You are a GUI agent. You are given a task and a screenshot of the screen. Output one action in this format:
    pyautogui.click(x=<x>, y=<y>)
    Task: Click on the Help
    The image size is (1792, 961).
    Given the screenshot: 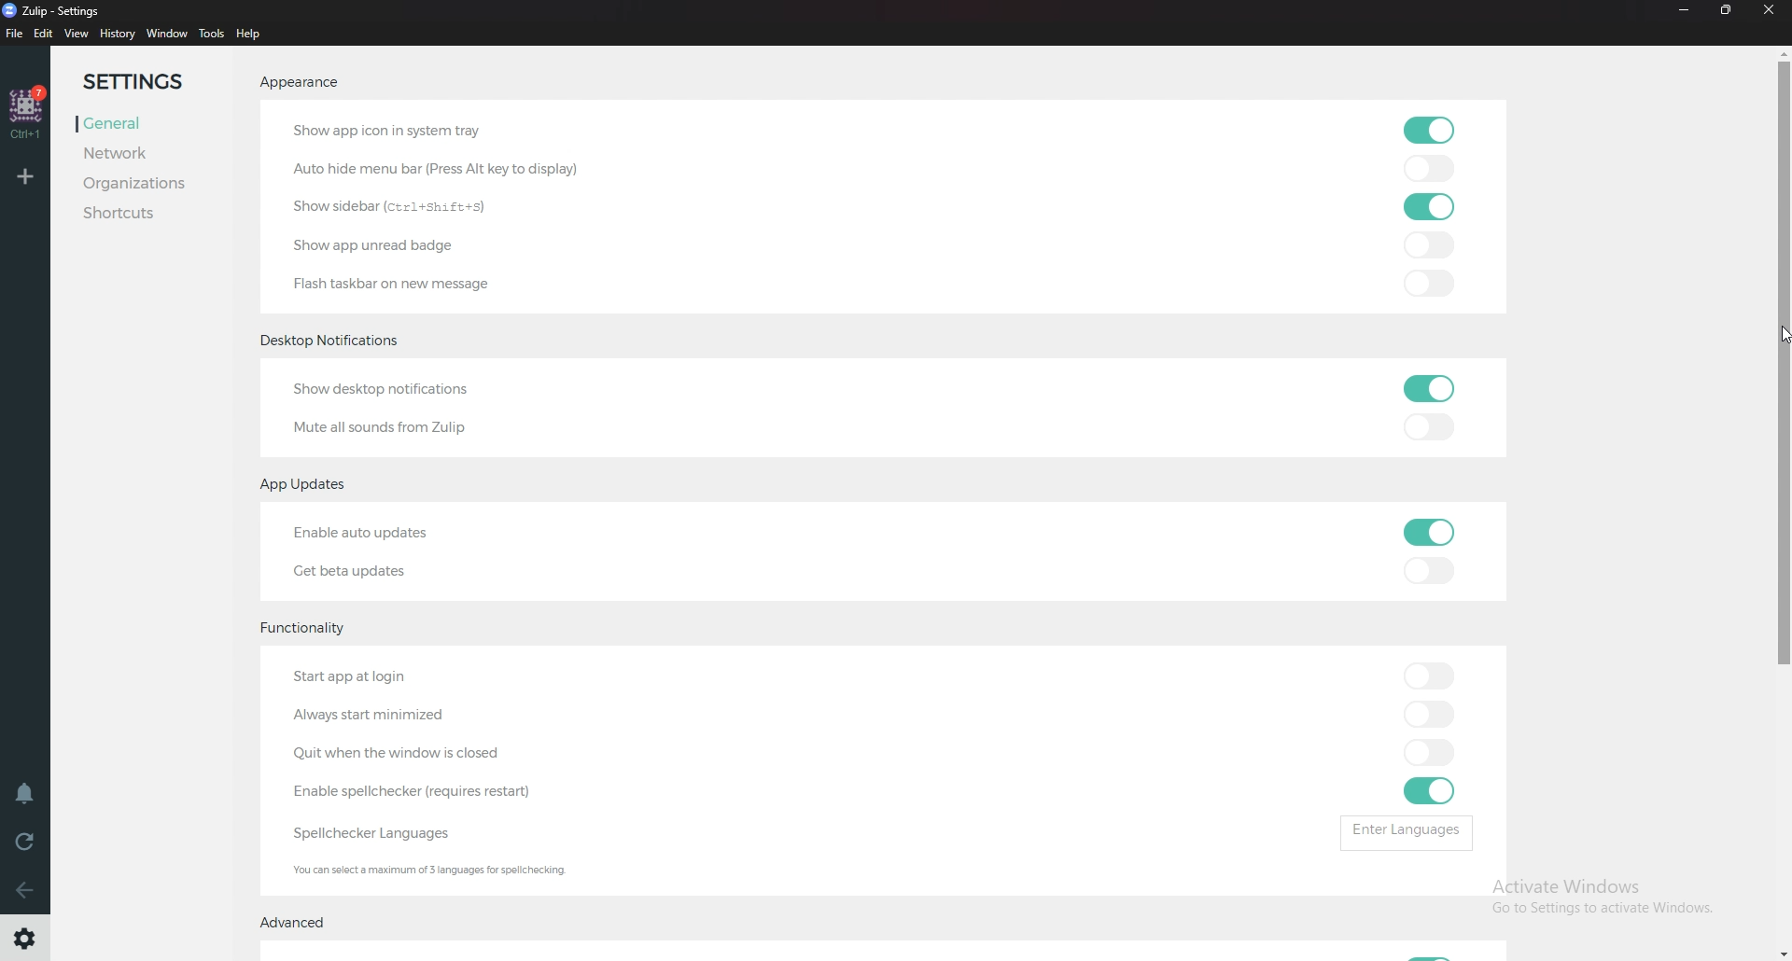 What is the action you would take?
    pyautogui.click(x=251, y=34)
    